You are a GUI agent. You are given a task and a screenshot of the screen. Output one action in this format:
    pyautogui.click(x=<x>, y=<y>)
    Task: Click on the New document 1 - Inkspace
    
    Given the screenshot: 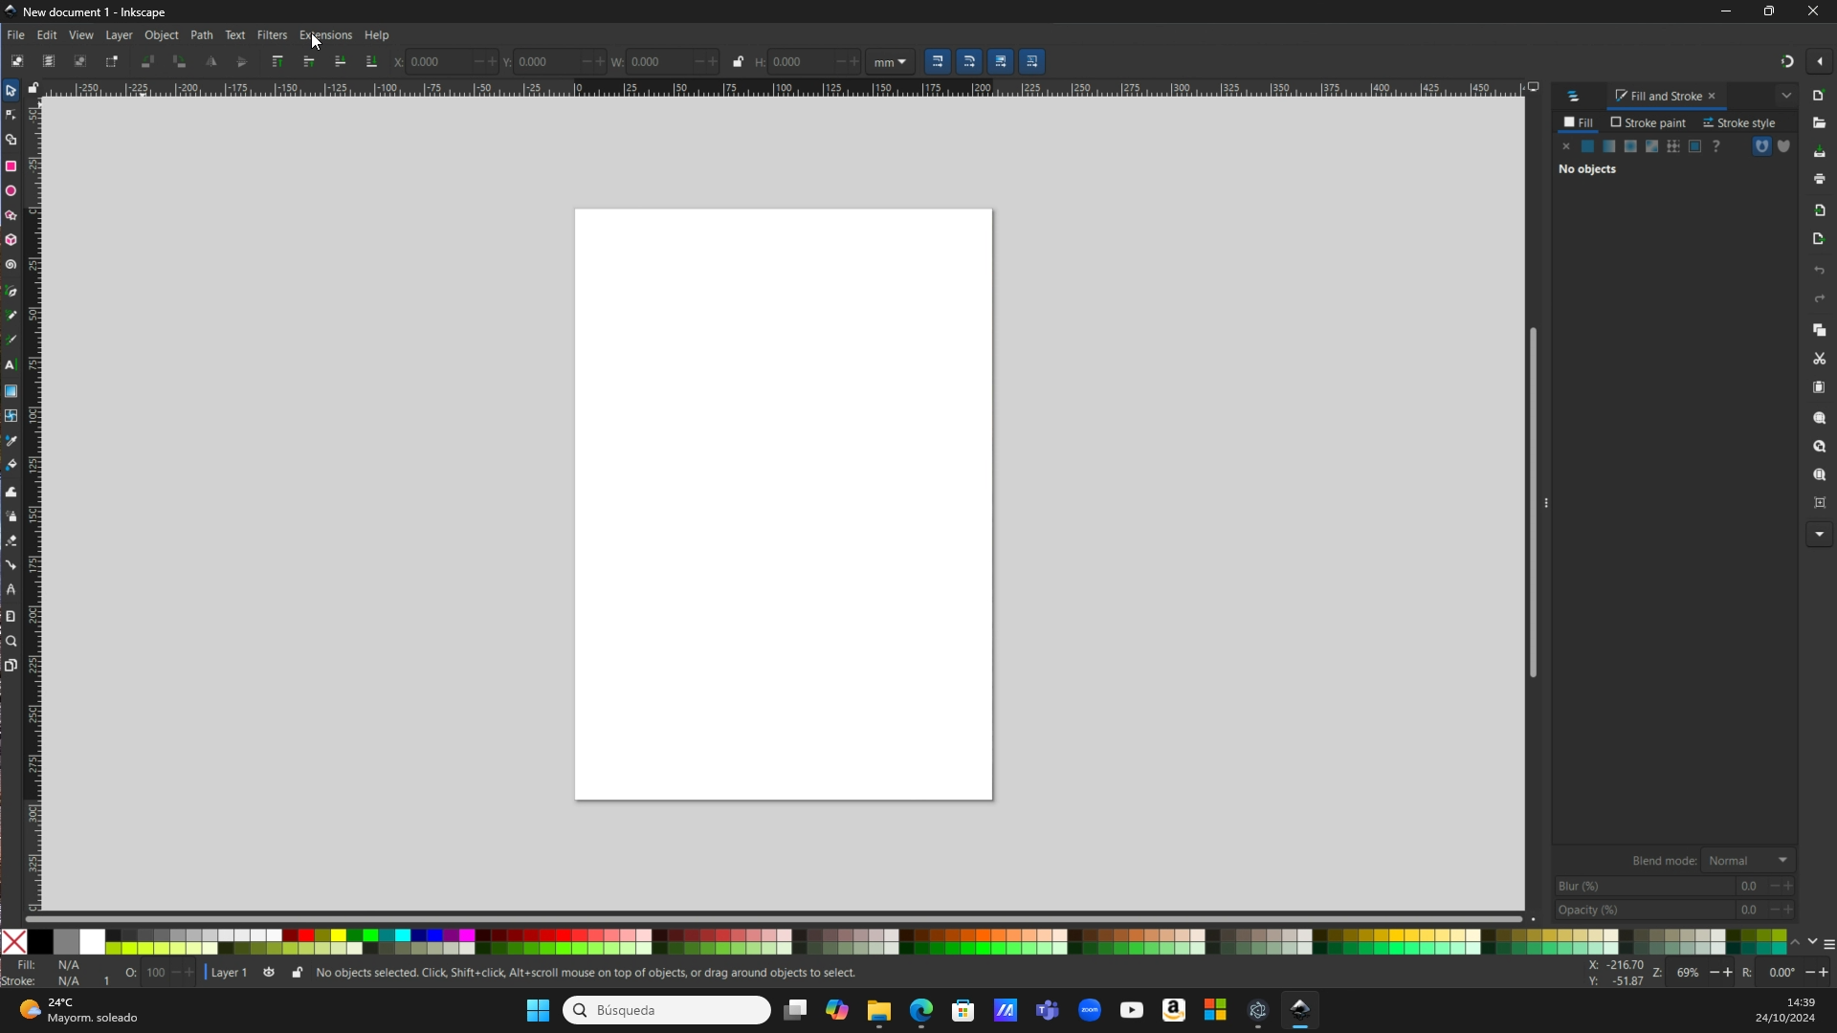 What is the action you would take?
    pyautogui.click(x=94, y=11)
    